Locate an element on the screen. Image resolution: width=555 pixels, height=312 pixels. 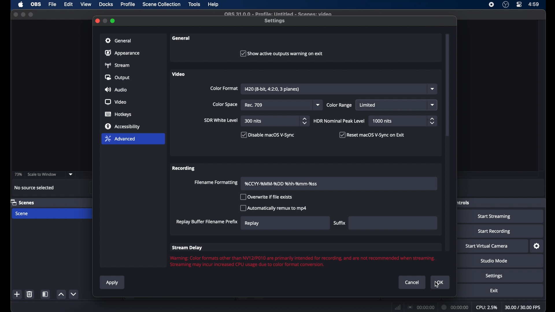
exit is located at coordinates (494, 291).